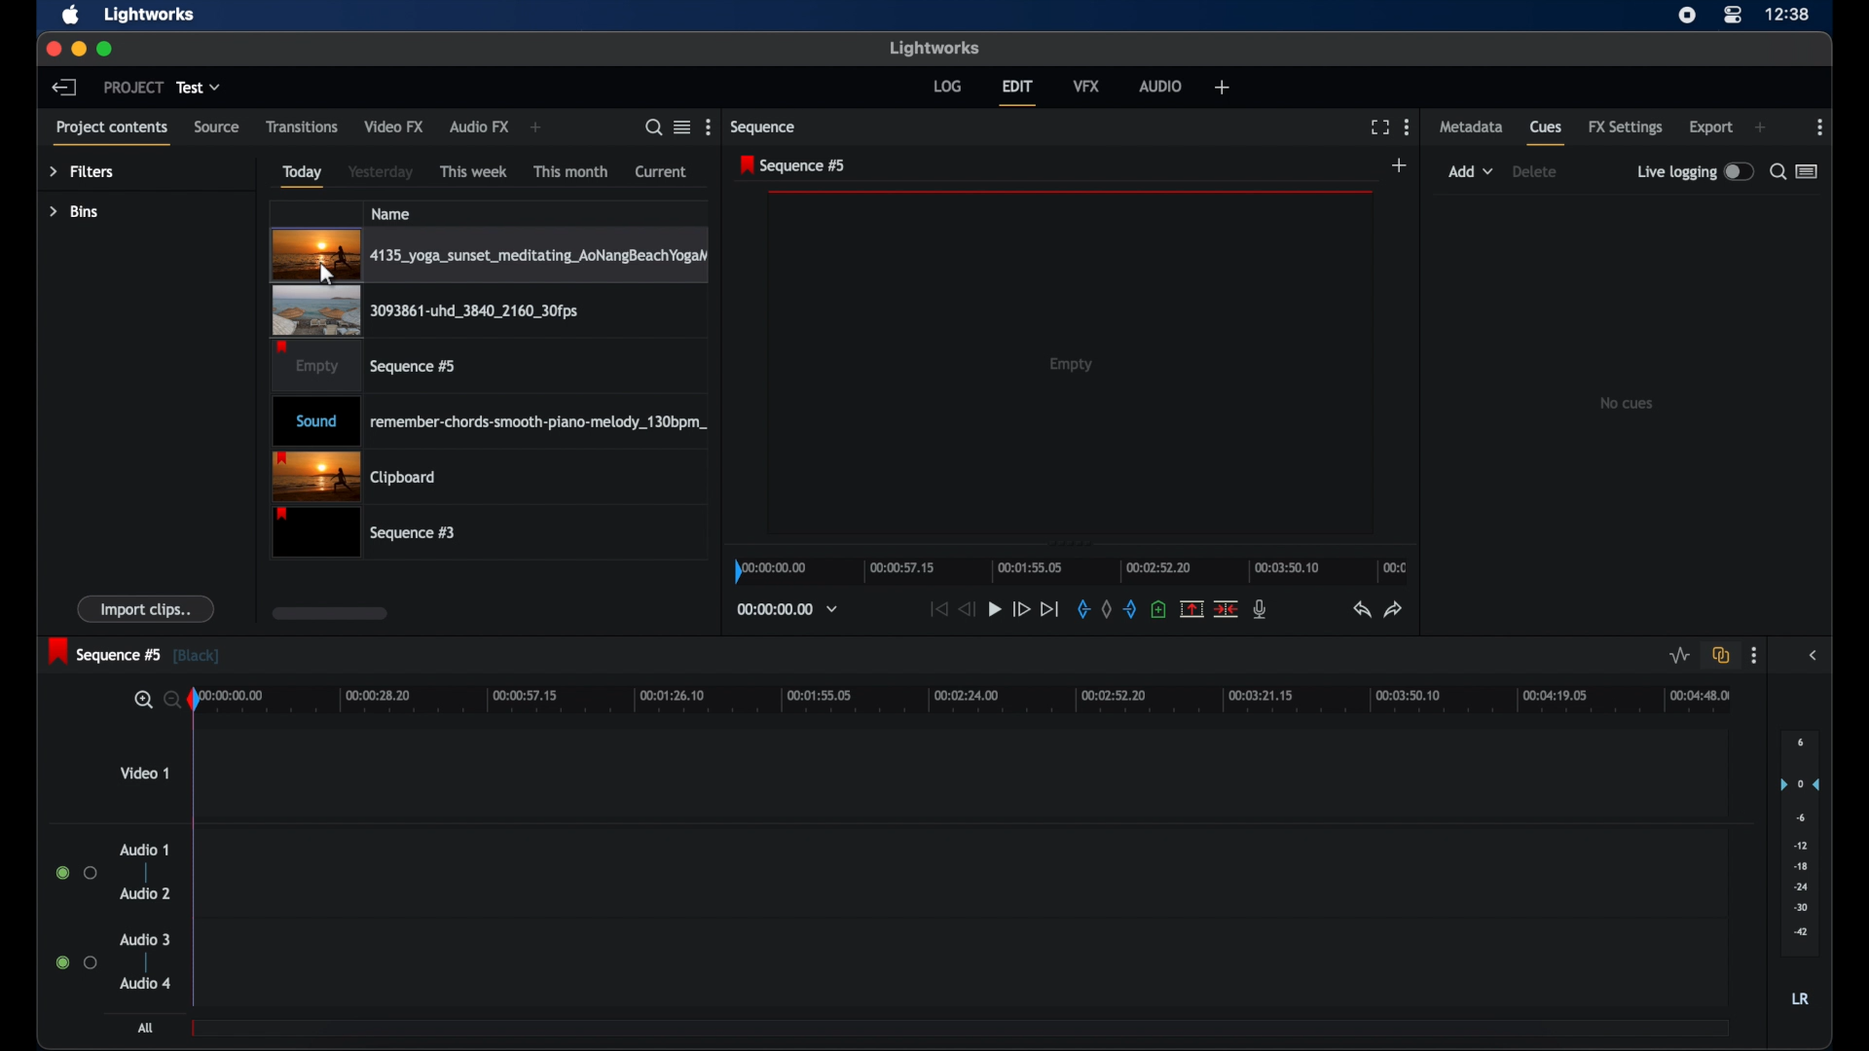 Image resolution: width=1869 pixels, height=1051 pixels. What do you see at coordinates (474, 170) in the screenshot?
I see `this week` at bounding box center [474, 170].